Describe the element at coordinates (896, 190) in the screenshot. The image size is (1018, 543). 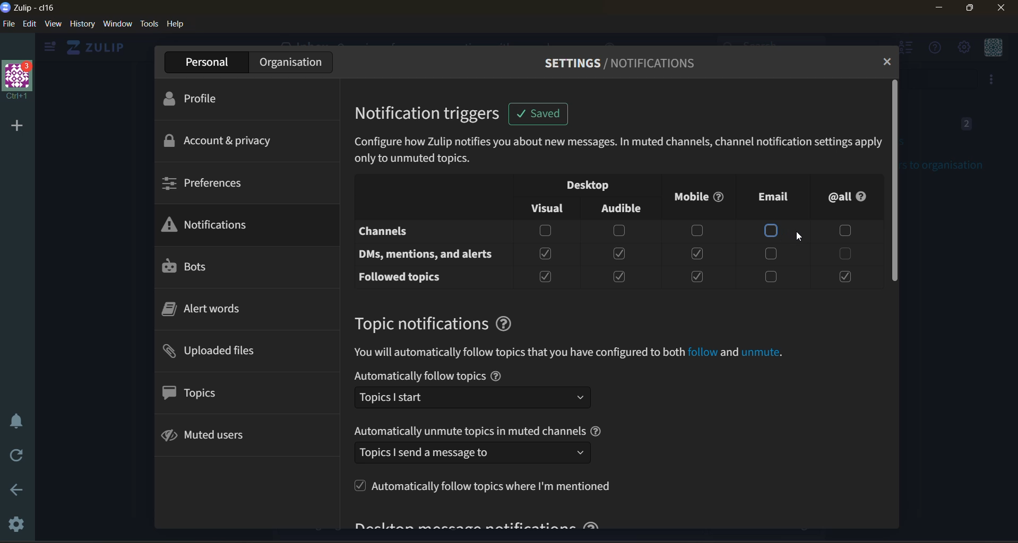
I see `vertical scroll bar` at that location.